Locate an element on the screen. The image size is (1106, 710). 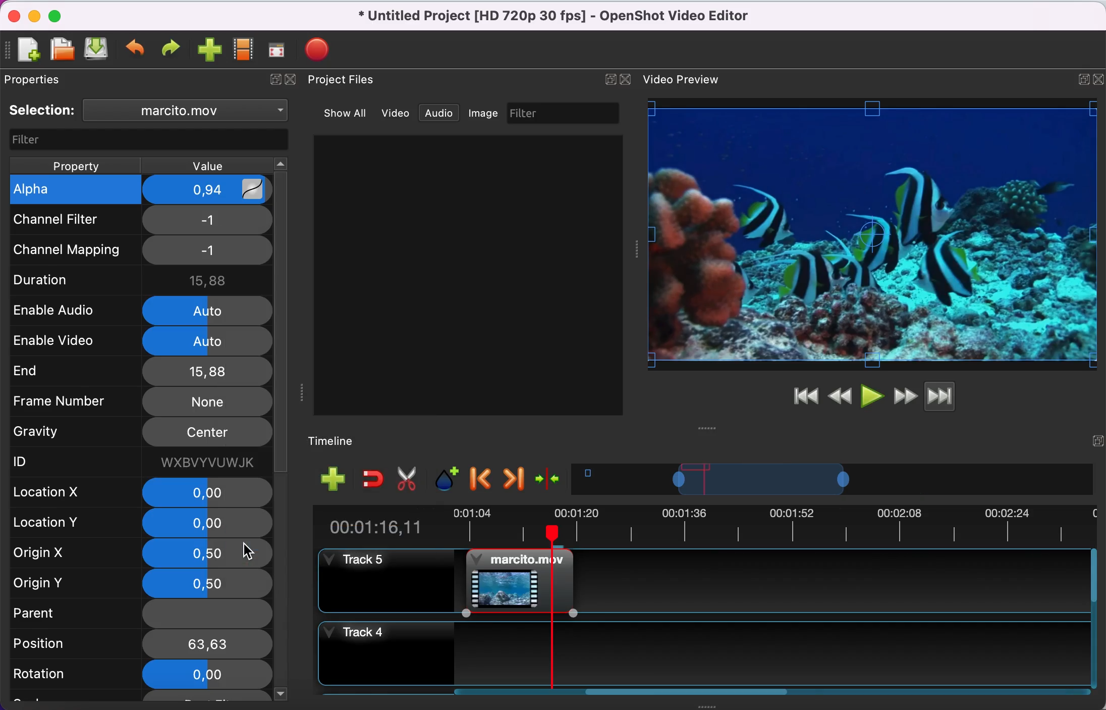
Project Files is located at coordinates (342, 79).